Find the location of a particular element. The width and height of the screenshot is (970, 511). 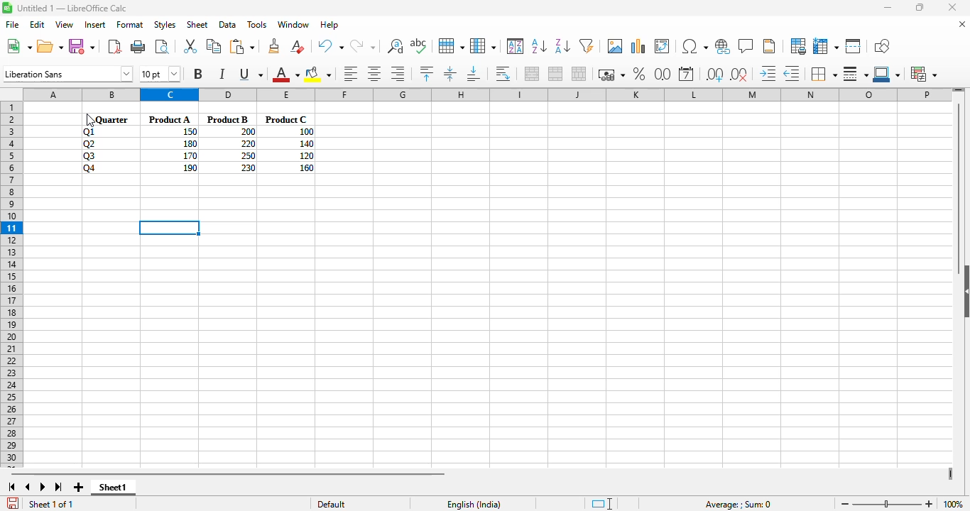

border color is located at coordinates (888, 74).